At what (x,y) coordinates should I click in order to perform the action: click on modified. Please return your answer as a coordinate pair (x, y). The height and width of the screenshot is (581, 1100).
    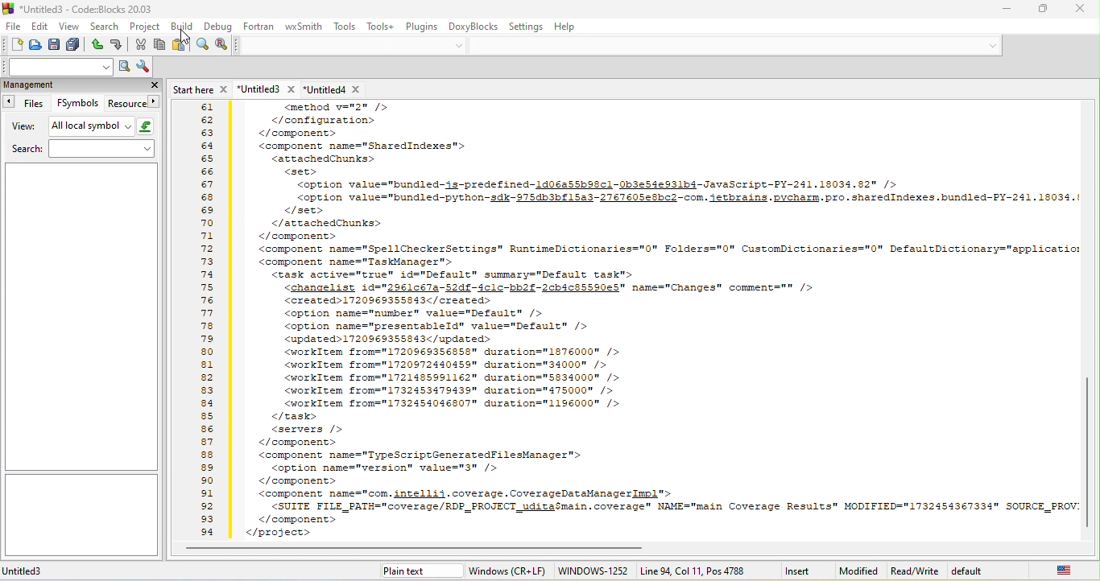
    Looking at the image, I should click on (856, 571).